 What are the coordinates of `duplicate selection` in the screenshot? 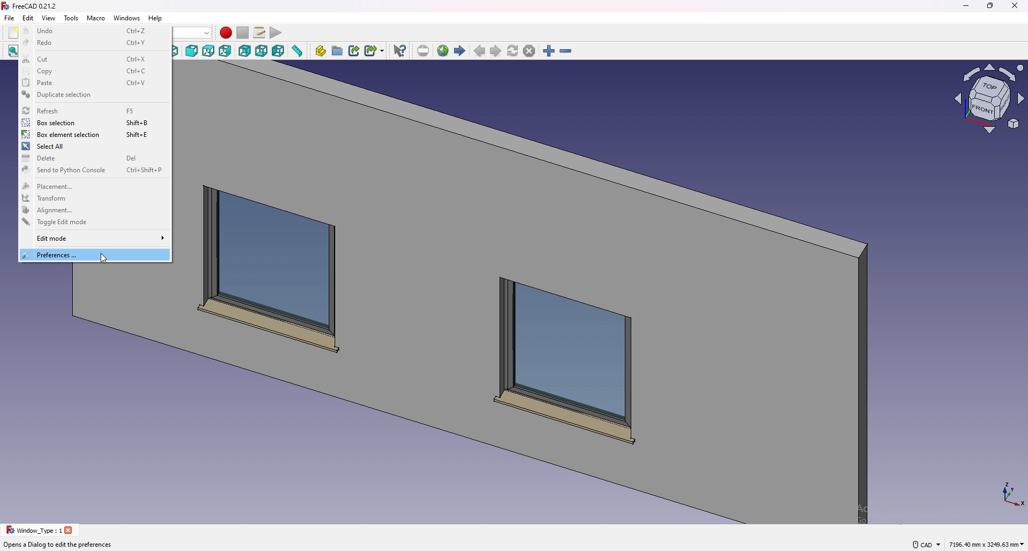 It's located at (93, 95).